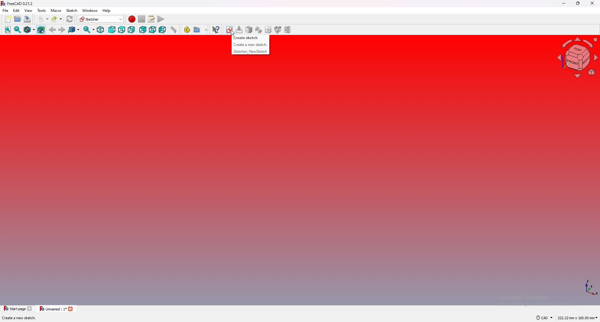 This screenshot has width=600, height=322. Describe the element at coordinates (174, 30) in the screenshot. I see `measure distance` at that location.